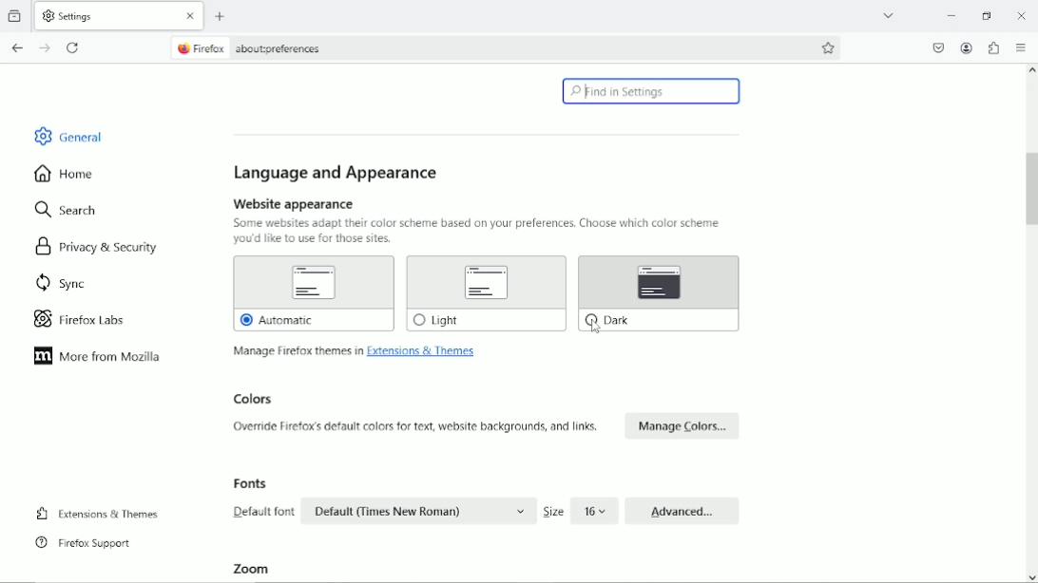 This screenshot has height=583, width=1038. Describe the element at coordinates (68, 210) in the screenshot. I see `search` at that location.